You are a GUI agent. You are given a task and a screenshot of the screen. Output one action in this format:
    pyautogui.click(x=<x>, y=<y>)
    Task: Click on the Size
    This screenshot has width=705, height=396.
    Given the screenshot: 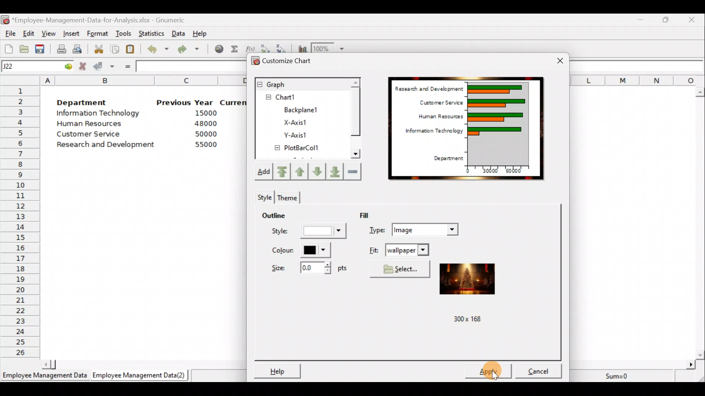 What is the action you would take?
    pyautogui.click(x=306, y=270)
    